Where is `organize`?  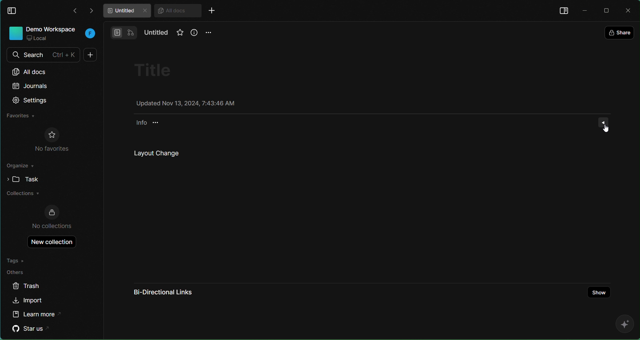
organize is located at coordinates (21, 167).